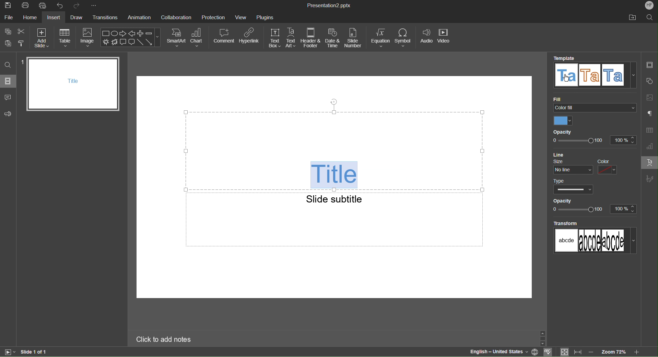 The height and width of the screenshot is (357, 658). Describe the element at coordinates (577, 352) in the screenshot. I see `fit to width` at that location.